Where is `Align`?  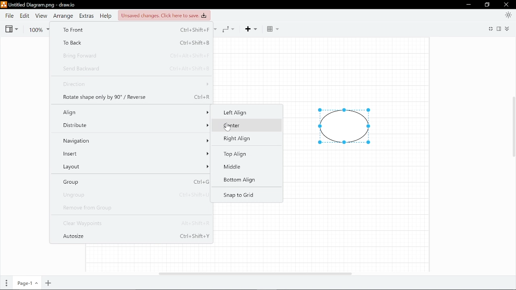 Align is located at coordinates (133, 112).